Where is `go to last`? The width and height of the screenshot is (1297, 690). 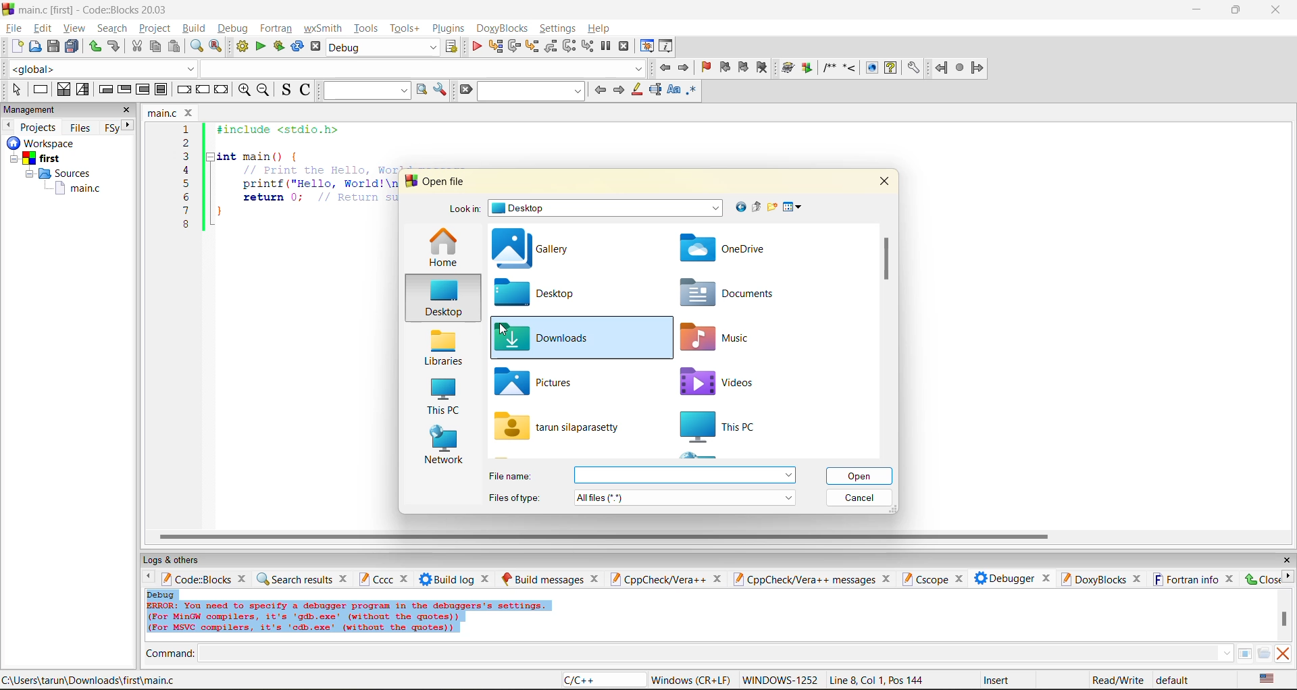
go to last is located at coordinates (738, 207).